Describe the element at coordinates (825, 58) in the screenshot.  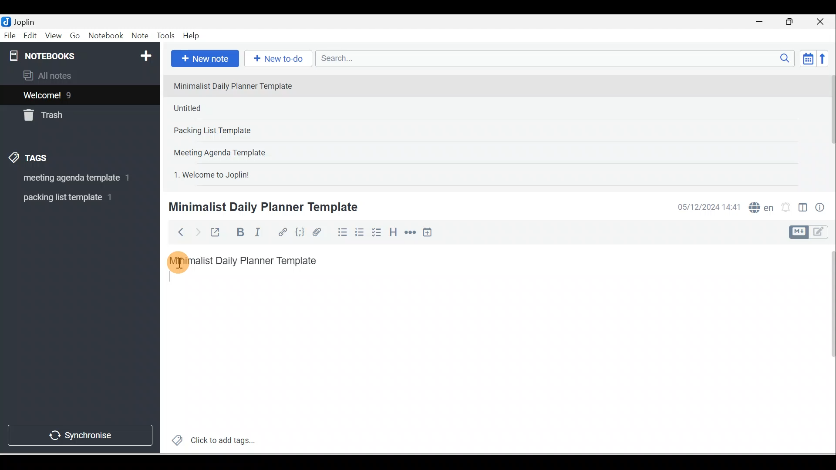
I see `Reverse sort` at that location.